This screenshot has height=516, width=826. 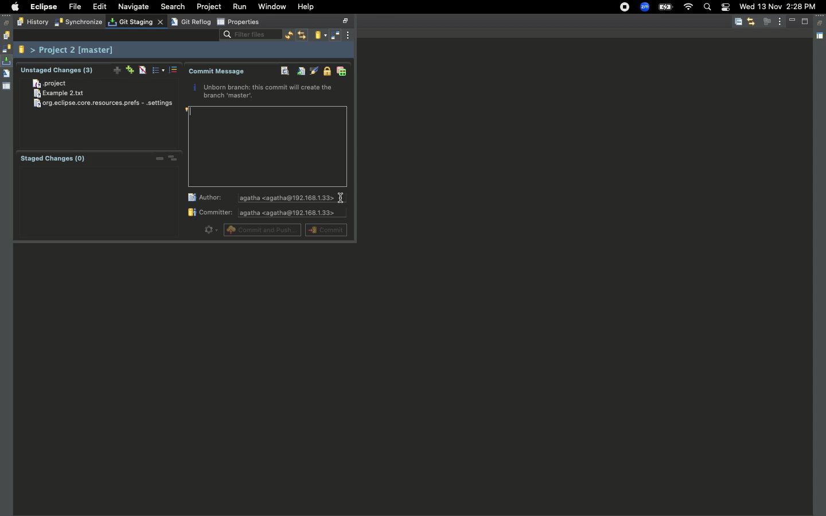 I want to click on Edit, so click(x=99, y=7).